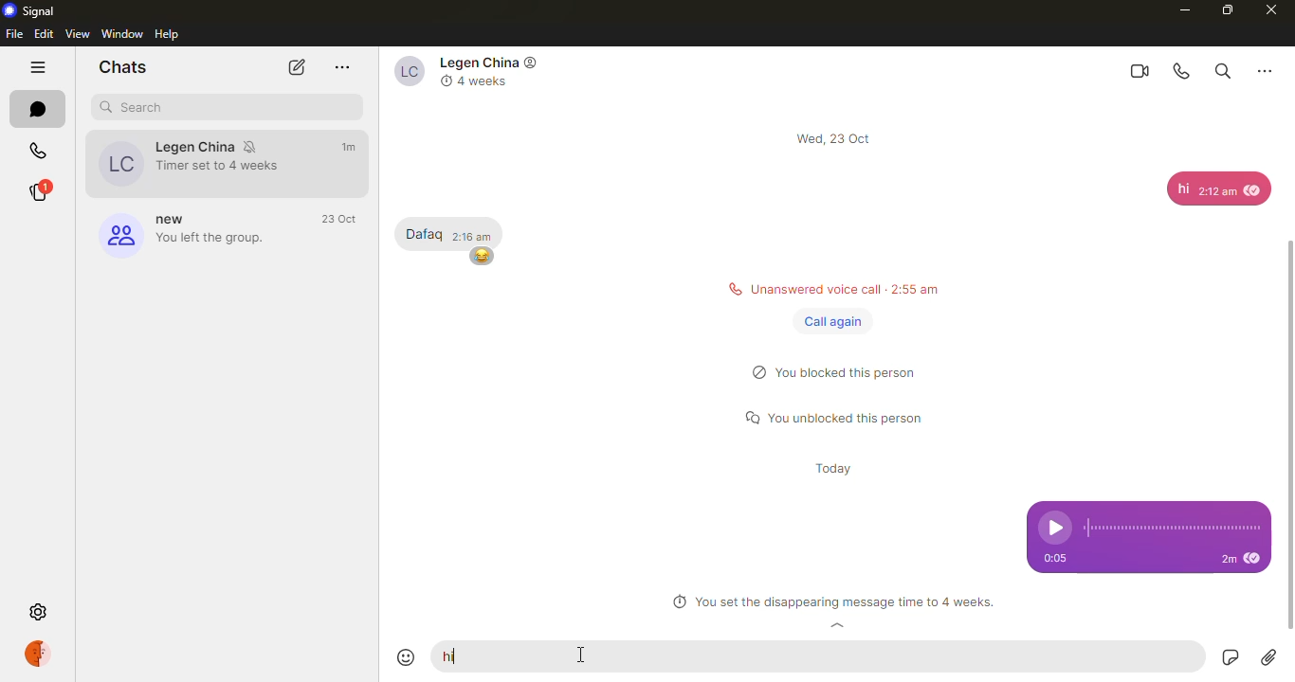  What do you see at coordinates (342, 220) in the screenshot?
I see `23 oct` at bounding box center [342, 220].